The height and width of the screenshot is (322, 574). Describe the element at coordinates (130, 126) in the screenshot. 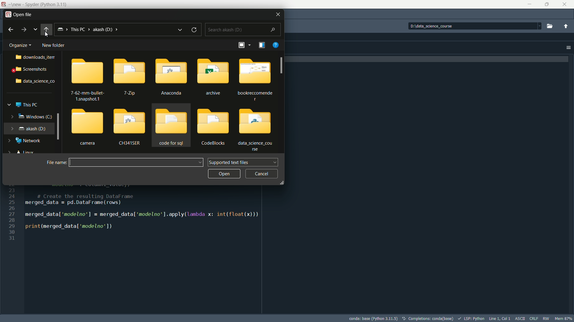

I see `(CH341SER` at that location.